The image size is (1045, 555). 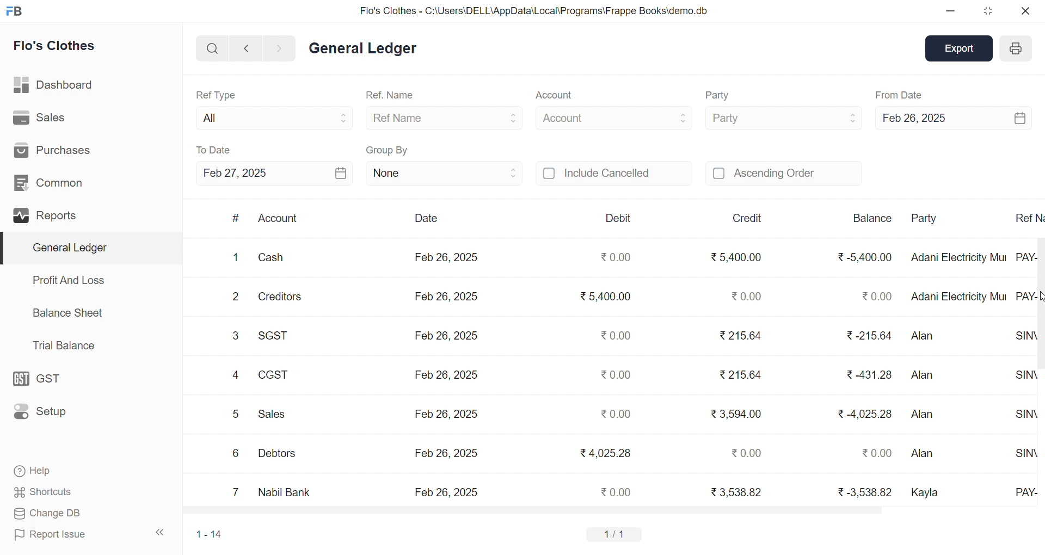 What do you see at coordinates (284, 490) in the screenshot?
I see `Nabil Bank` at bounding box center [284, 490].